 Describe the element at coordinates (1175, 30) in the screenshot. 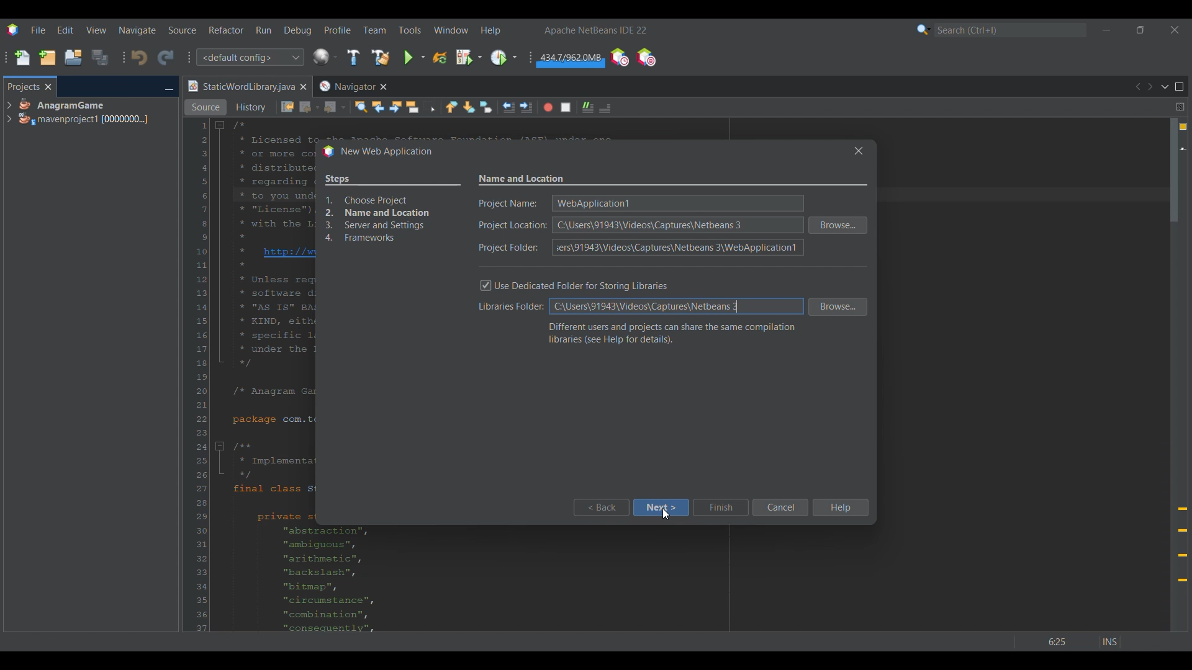

I see `Close interface` at that location.